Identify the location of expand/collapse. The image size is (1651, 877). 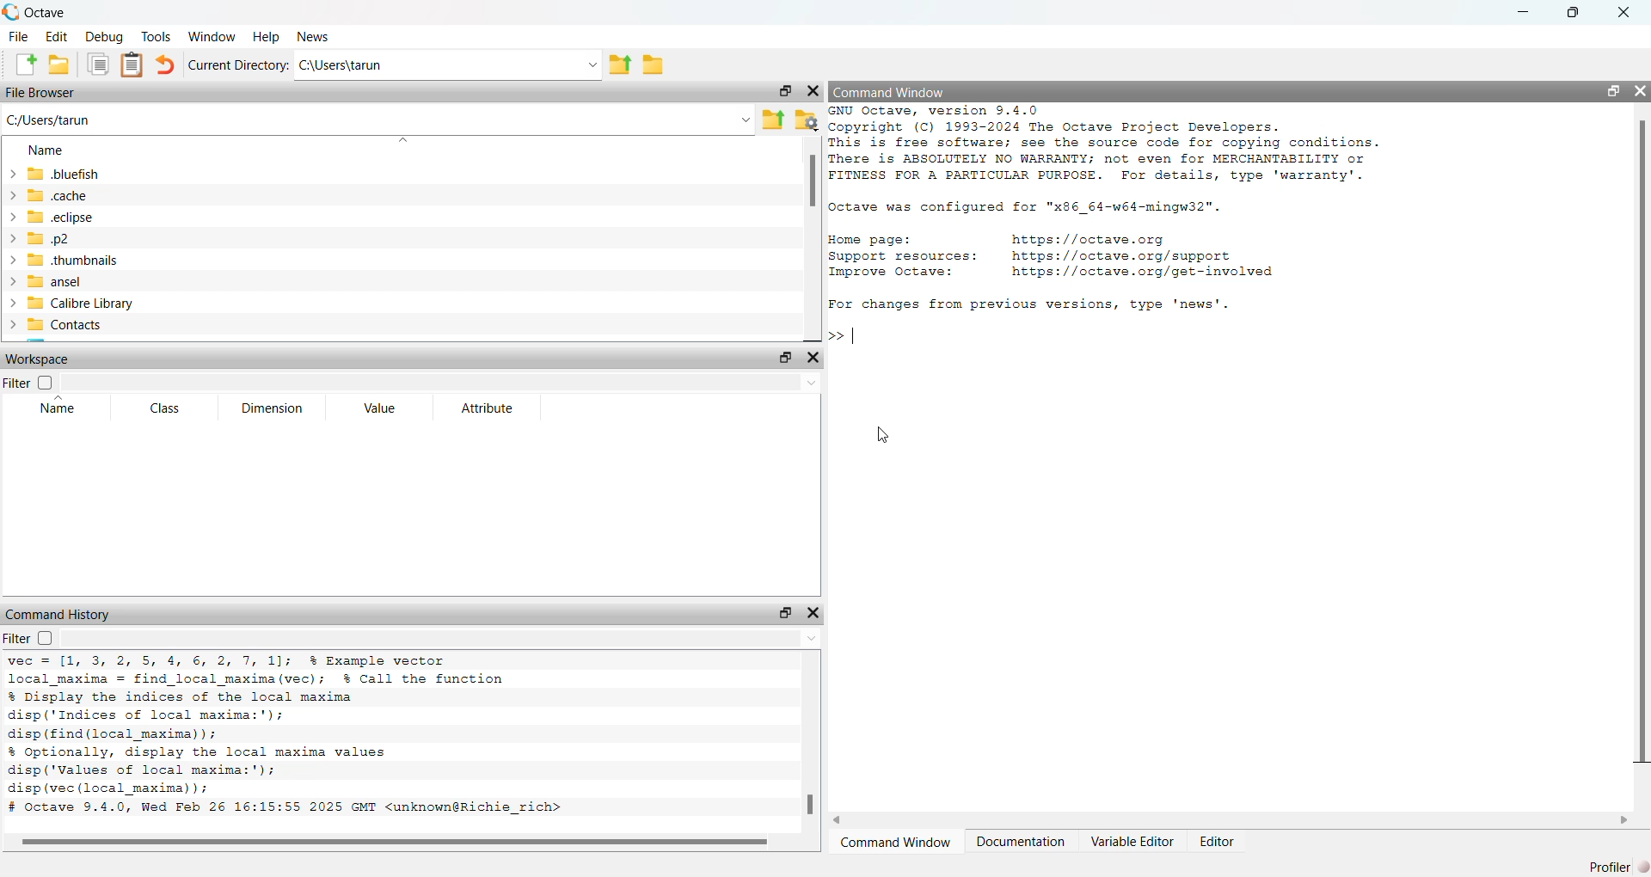
(11, 251).